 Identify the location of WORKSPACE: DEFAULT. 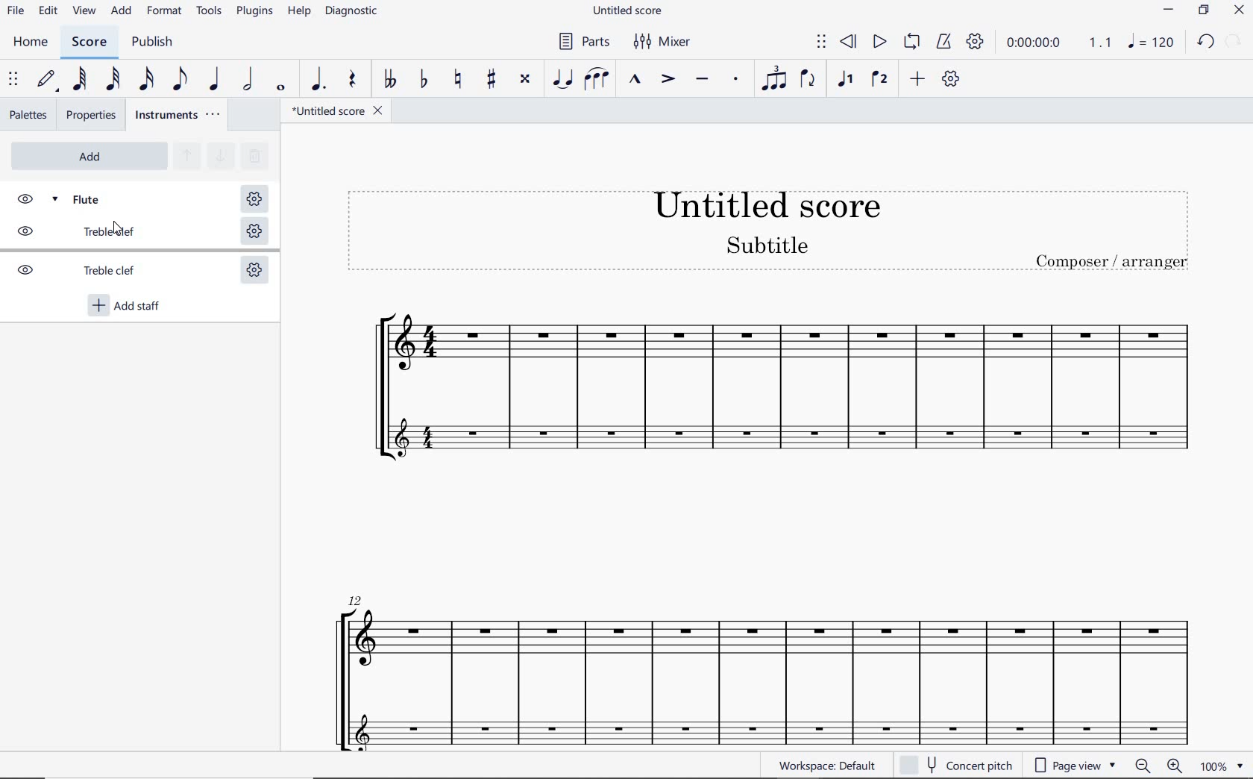
(830, 766).